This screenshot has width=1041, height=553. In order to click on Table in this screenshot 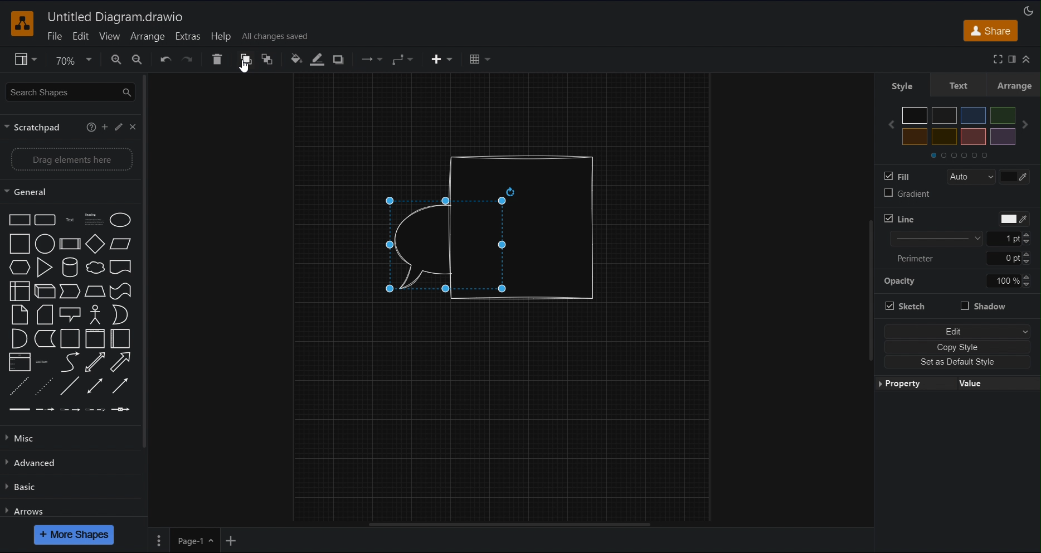, I will do `click(480, 59)`.